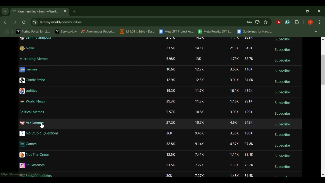  Describe the element at coordinates (249, 38) in the screenshot. I see `269K` at that location.